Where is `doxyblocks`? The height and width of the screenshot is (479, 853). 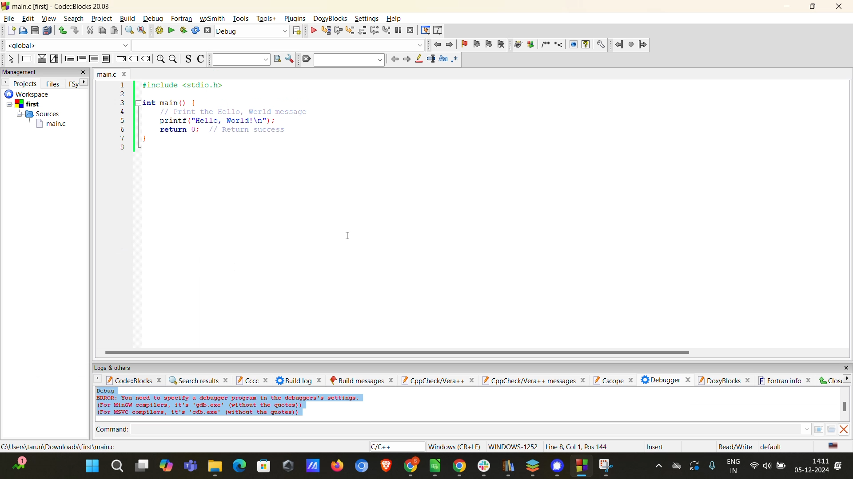
doxyblocks is located at coordinates (560, 44).